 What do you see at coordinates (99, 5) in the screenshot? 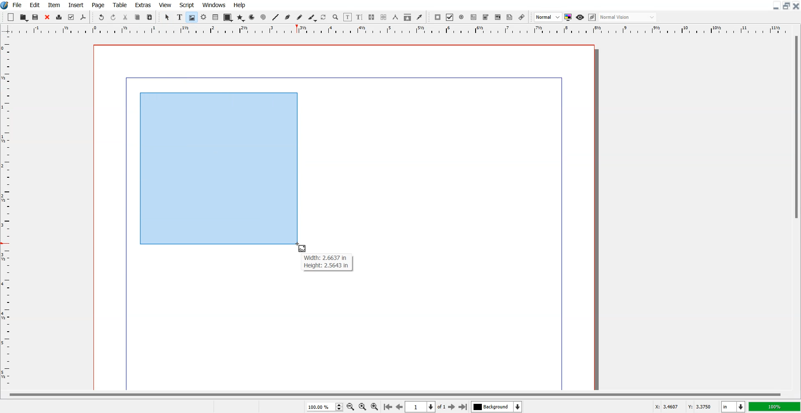
I see `Page` at bounding box center [99, 5].